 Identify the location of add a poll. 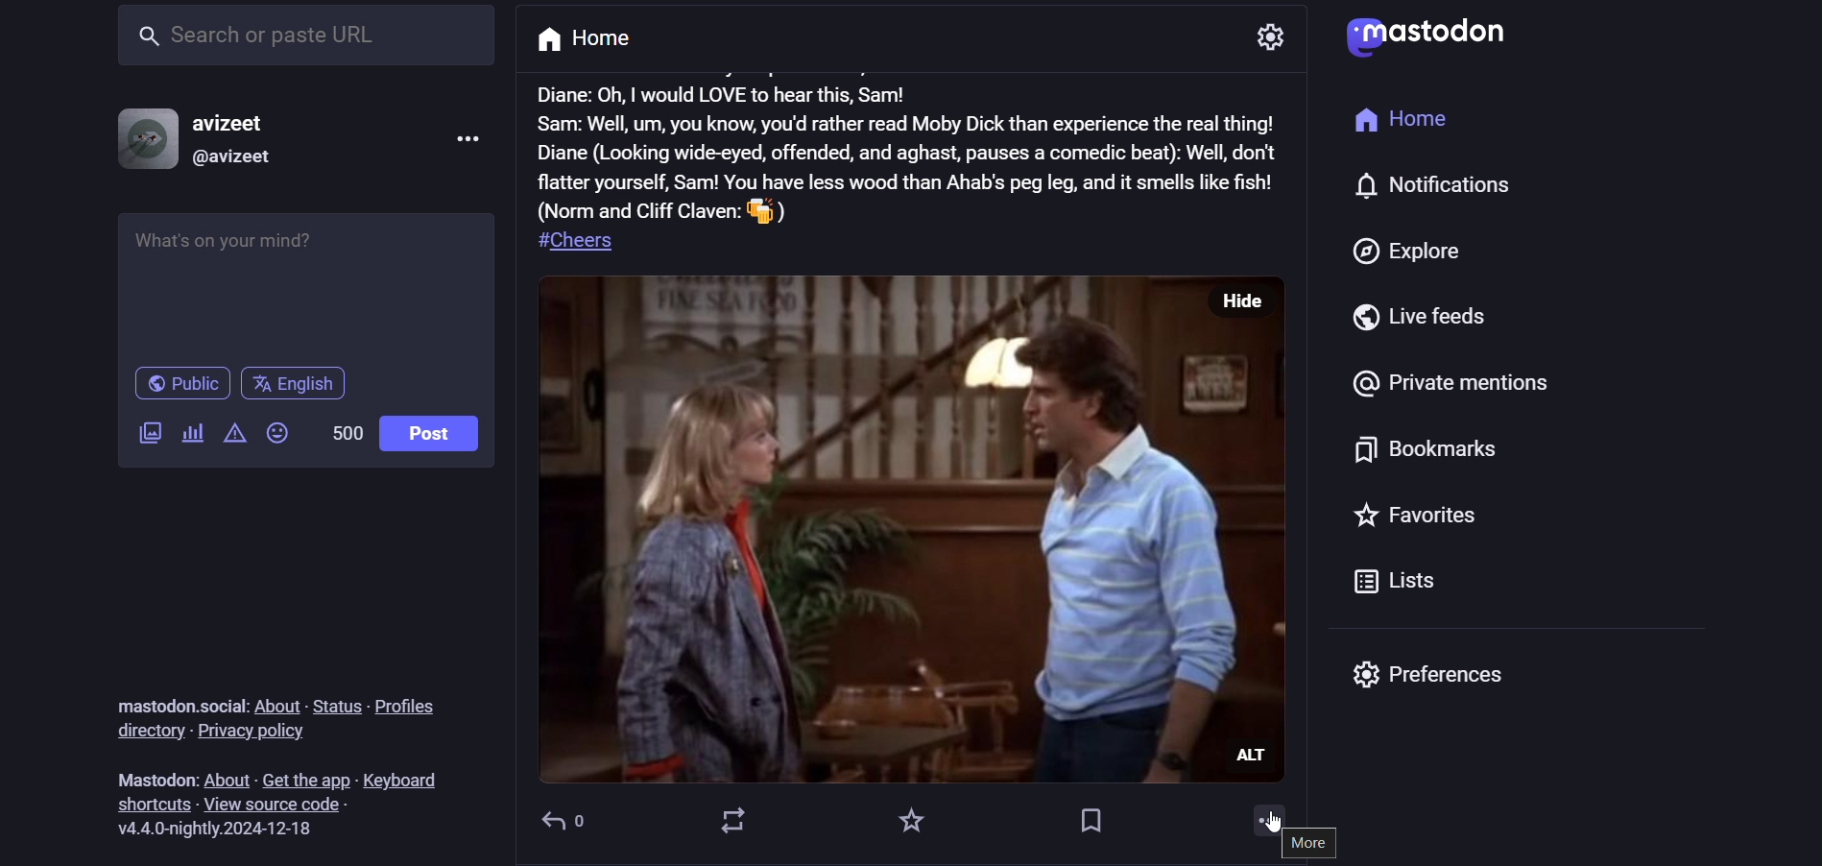
(192, 434).